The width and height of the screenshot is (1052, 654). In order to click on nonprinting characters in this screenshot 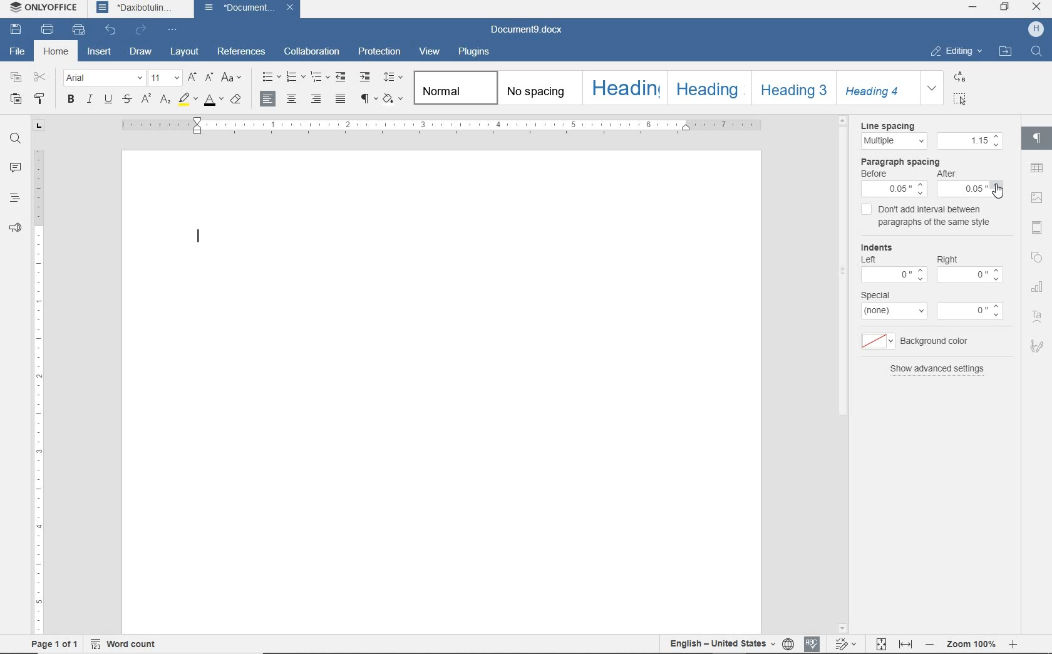, I will do `click(368, 100)`.